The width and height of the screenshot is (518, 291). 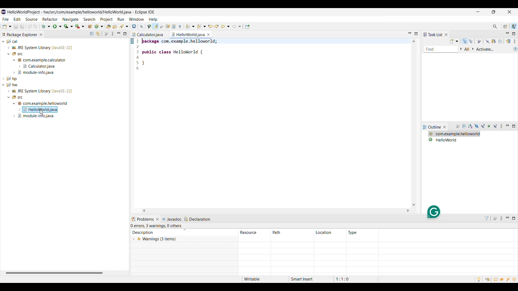 I want to click on Show only my tasks, so click(x=494, y=41).